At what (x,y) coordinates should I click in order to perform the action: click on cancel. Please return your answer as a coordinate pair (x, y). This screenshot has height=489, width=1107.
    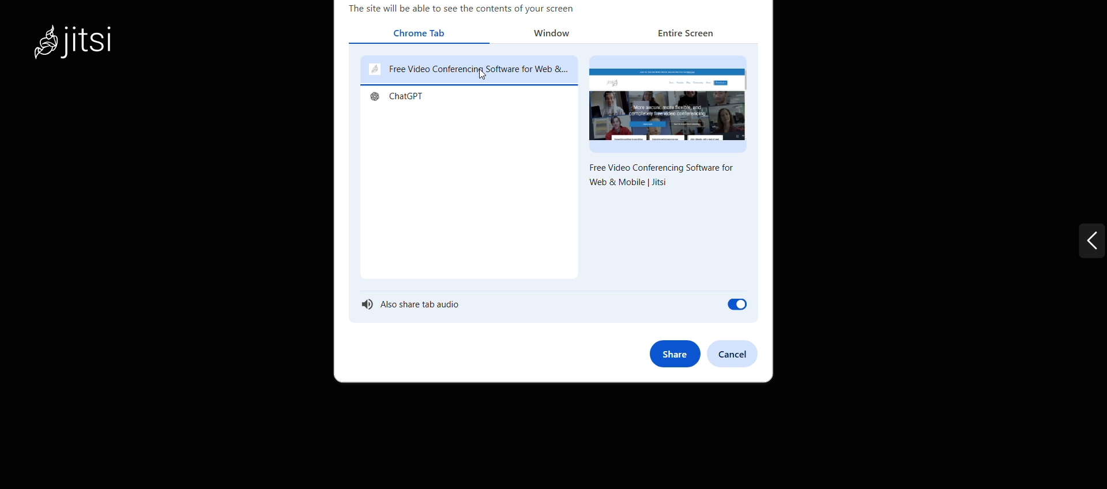
    Looking at the image, I should click on (740, 353).